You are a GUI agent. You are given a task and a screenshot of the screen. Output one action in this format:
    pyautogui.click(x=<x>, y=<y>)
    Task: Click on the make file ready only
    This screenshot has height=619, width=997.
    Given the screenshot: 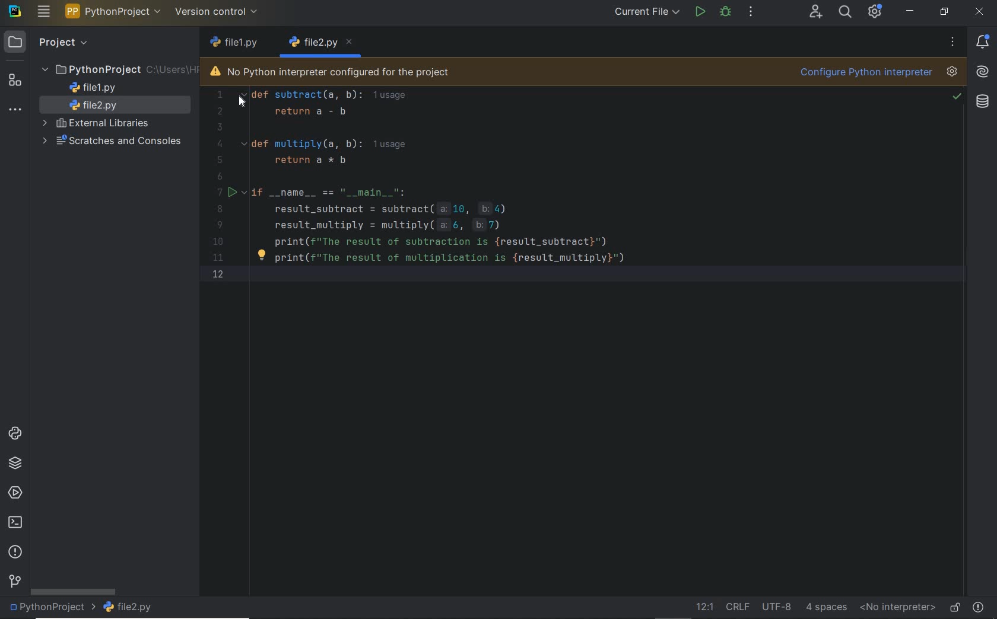 What is the action you would take?
    pyautogui.click(x=953, y=606)
    